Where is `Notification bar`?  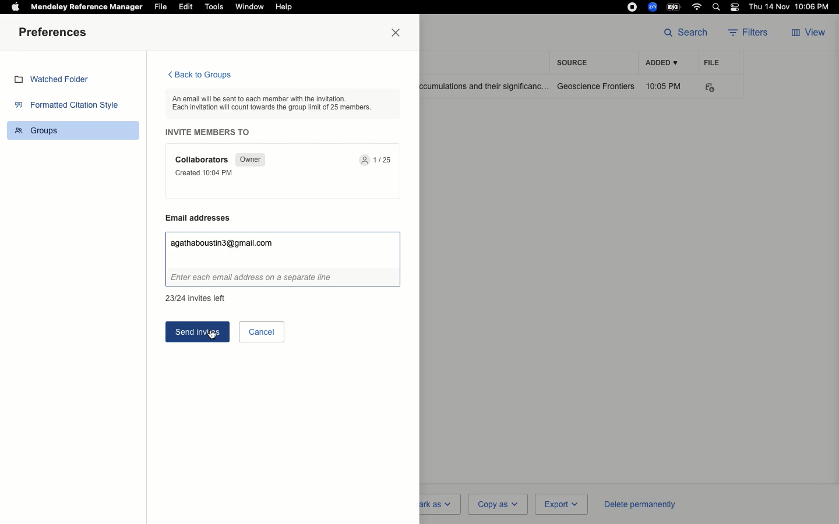
Notification bar is located at coordinates (735, 8).